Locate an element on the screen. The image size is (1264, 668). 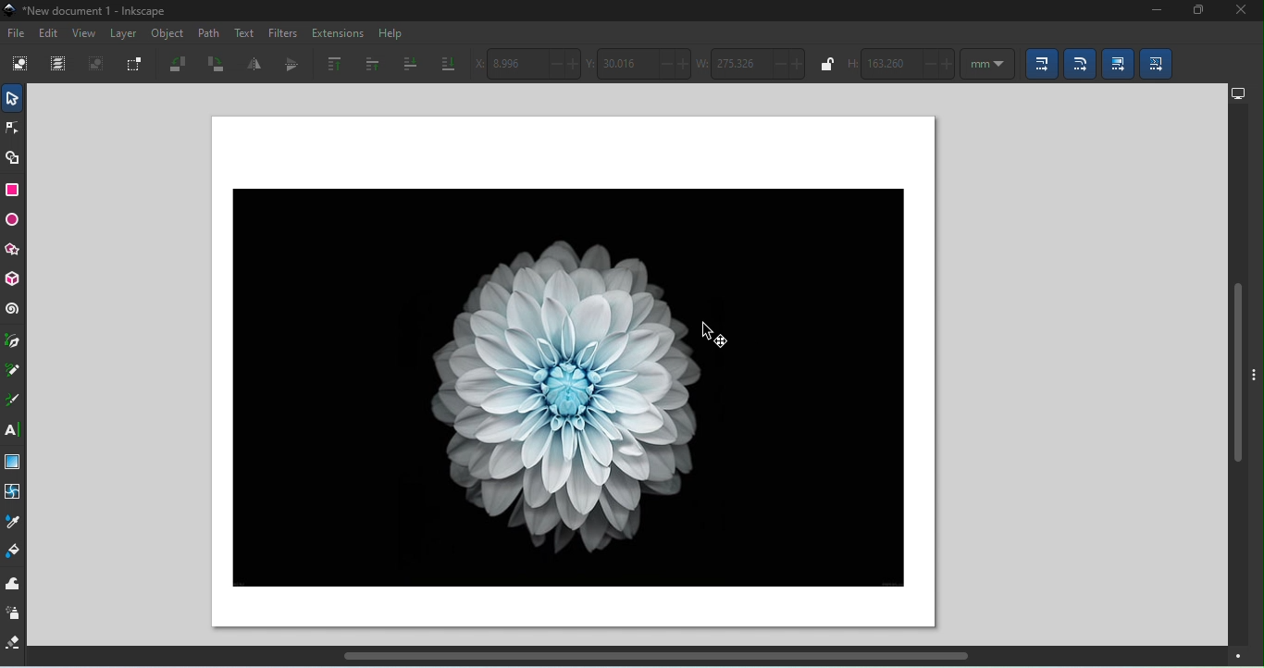
Height of the selection is located at coordinates (900, 65).